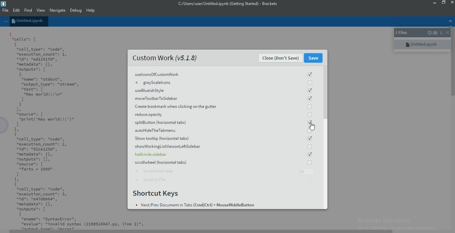 The height and width of the screenshot is (233, 455). What do you see at coordinates (228, 115) in the screenshot?
I see `reduce.apacity ` at bounding box center [228, 115].